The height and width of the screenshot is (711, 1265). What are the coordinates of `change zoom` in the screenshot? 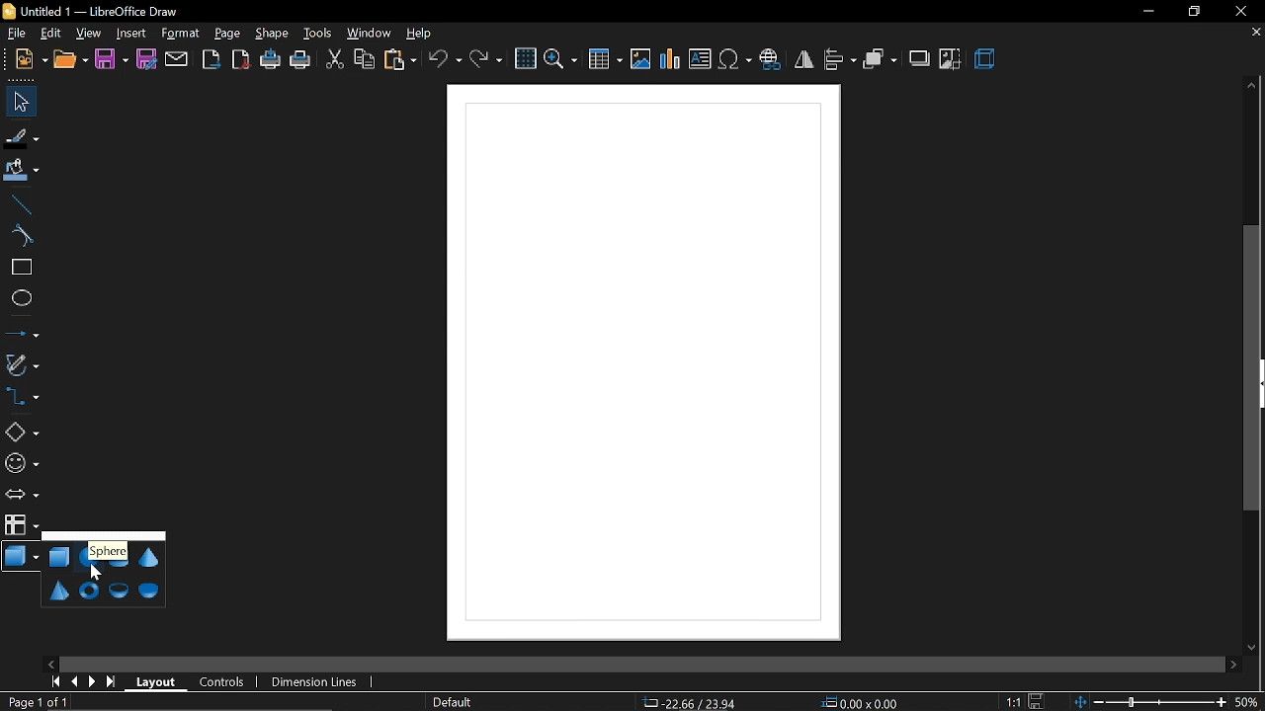 It's located at (1150, 703).